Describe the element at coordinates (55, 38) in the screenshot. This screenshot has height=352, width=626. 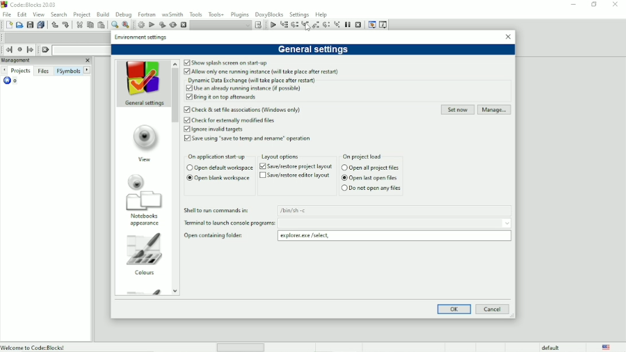
I see `Drop down` at that location.